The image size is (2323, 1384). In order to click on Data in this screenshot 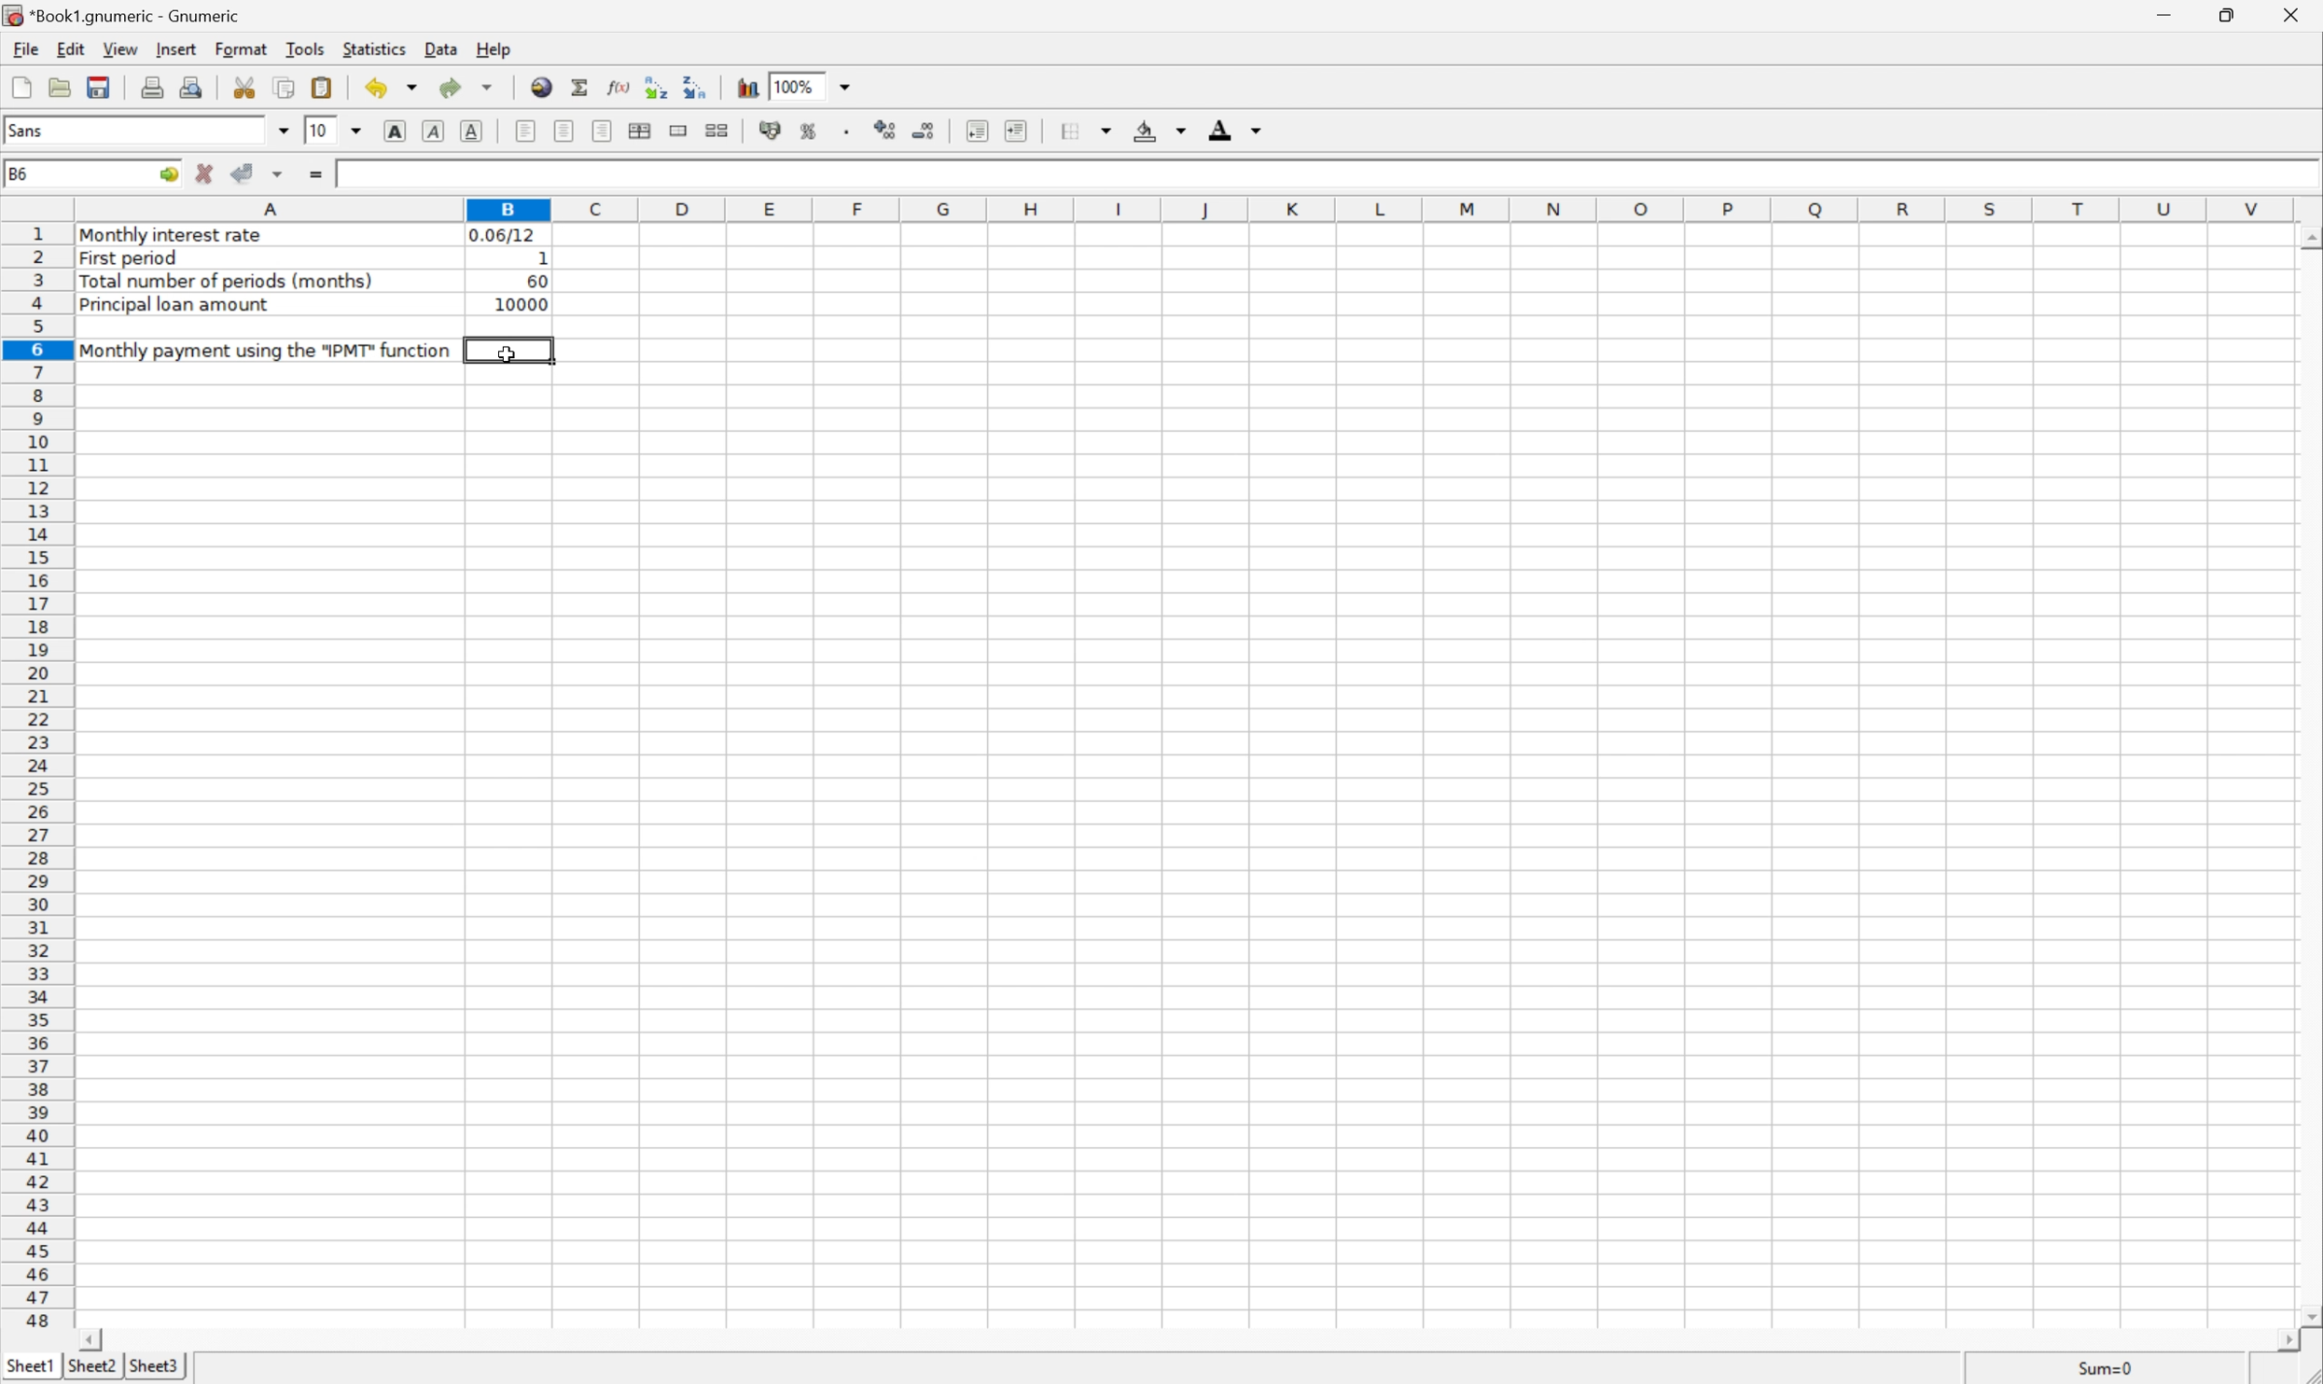, I will do `click(441, 51)`.